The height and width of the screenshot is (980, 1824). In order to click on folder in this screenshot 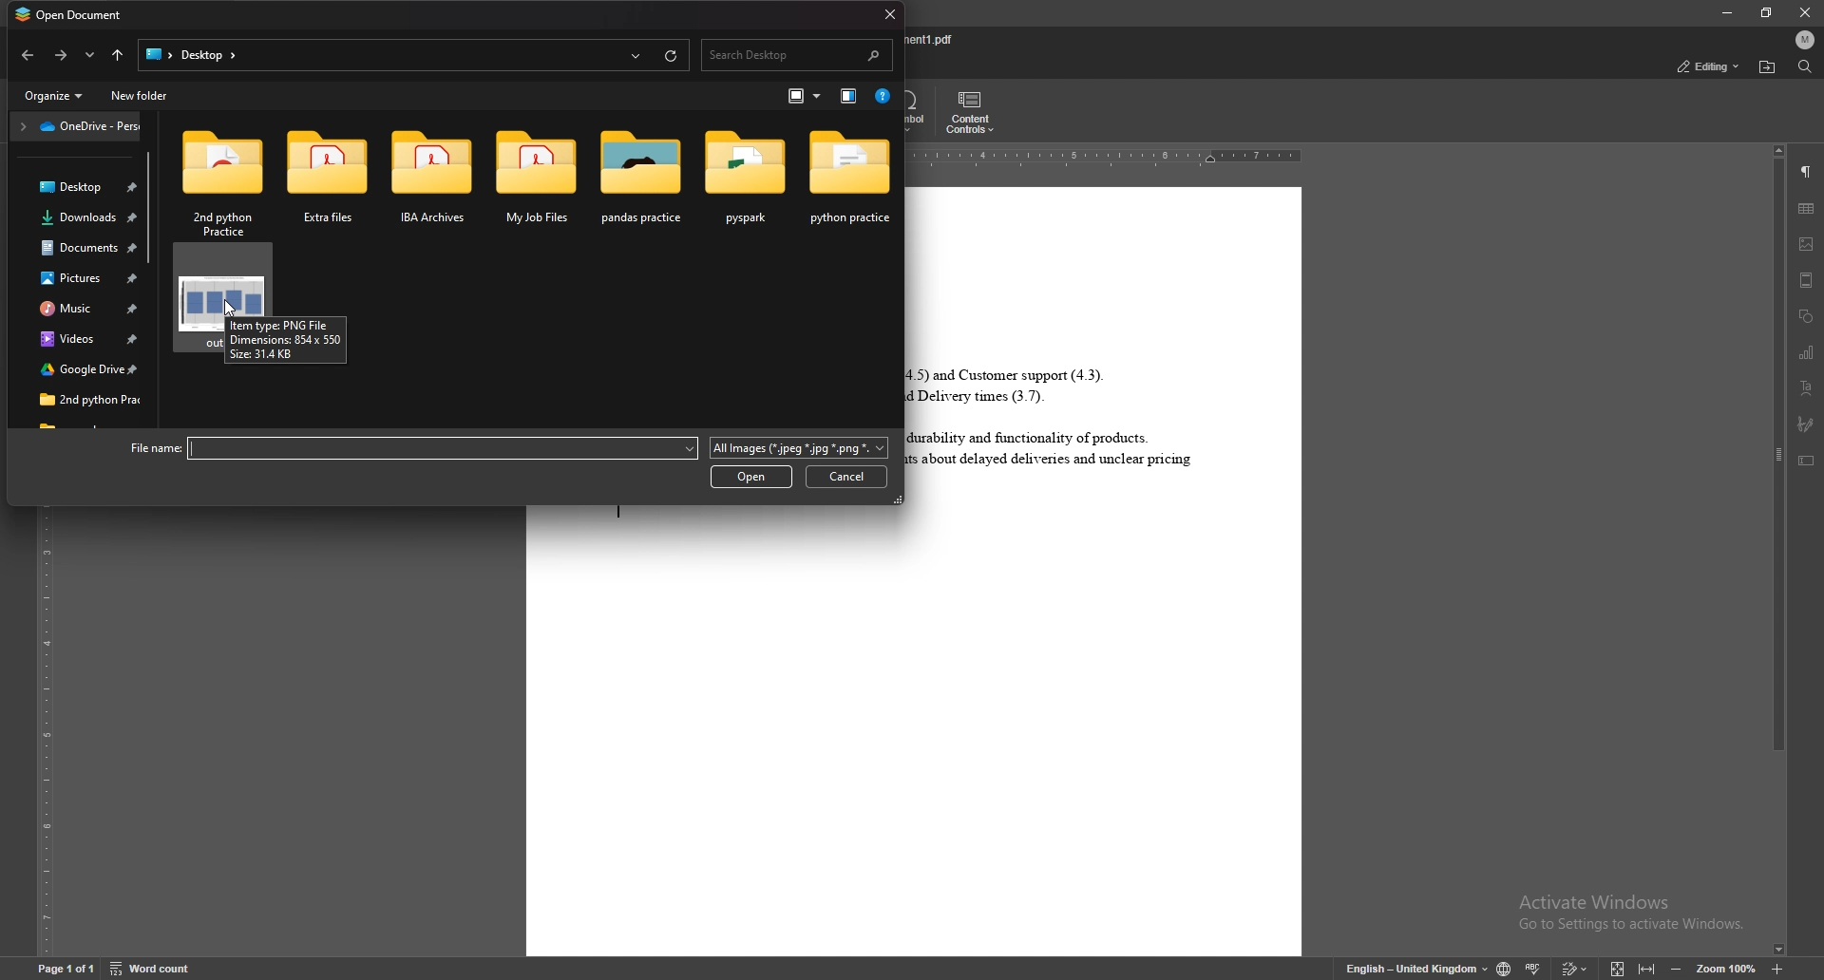, I will do `click(74, 188)`.